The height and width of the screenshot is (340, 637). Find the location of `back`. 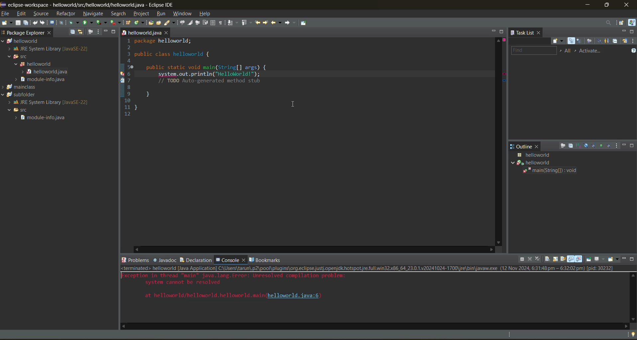

back is located at coordinates (277, 23).